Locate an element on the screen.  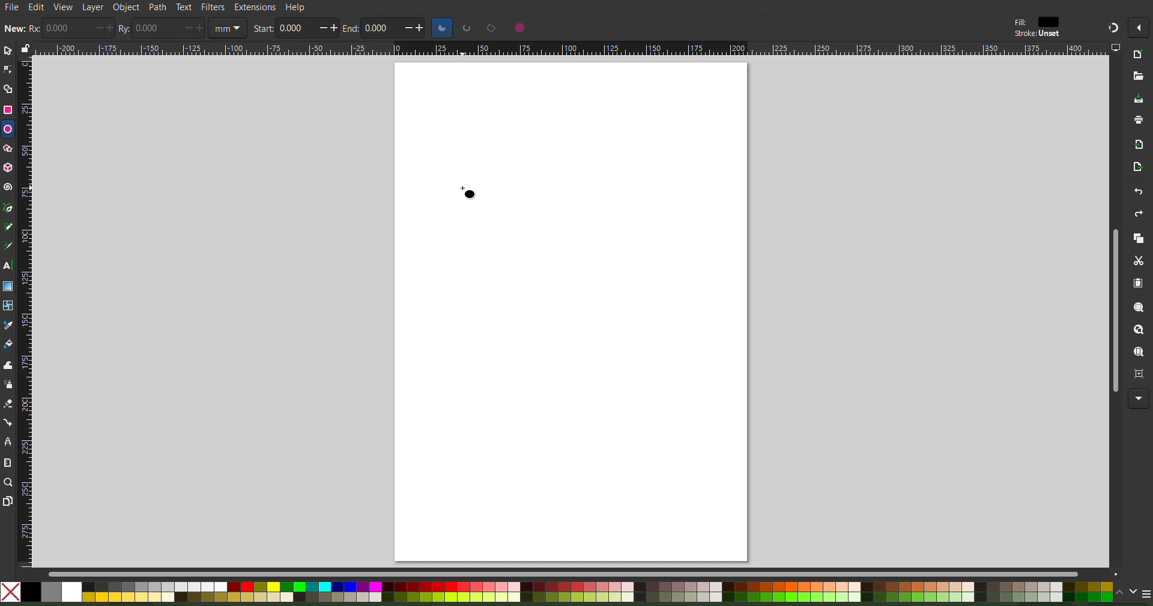
circle options is located at coordinates (519, 28).